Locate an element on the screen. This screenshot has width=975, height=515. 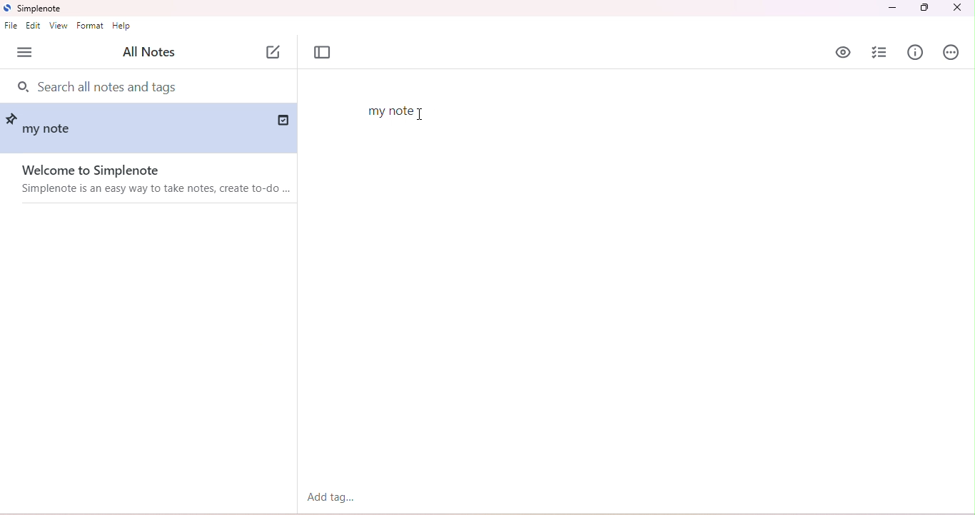
all notes is located at coordinates (152, 51).